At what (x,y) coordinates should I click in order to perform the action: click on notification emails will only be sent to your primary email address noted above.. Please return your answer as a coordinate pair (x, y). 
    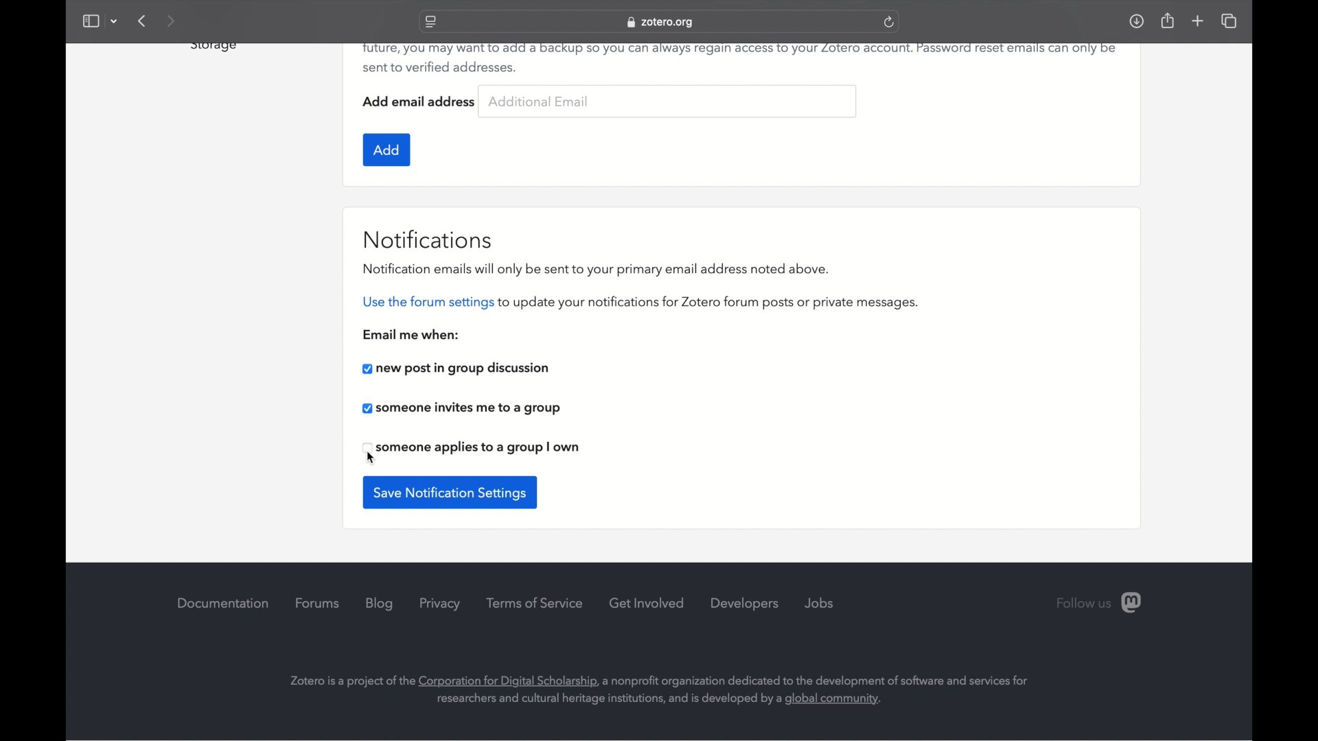
    Looking at the image, I should click on (596, 268).